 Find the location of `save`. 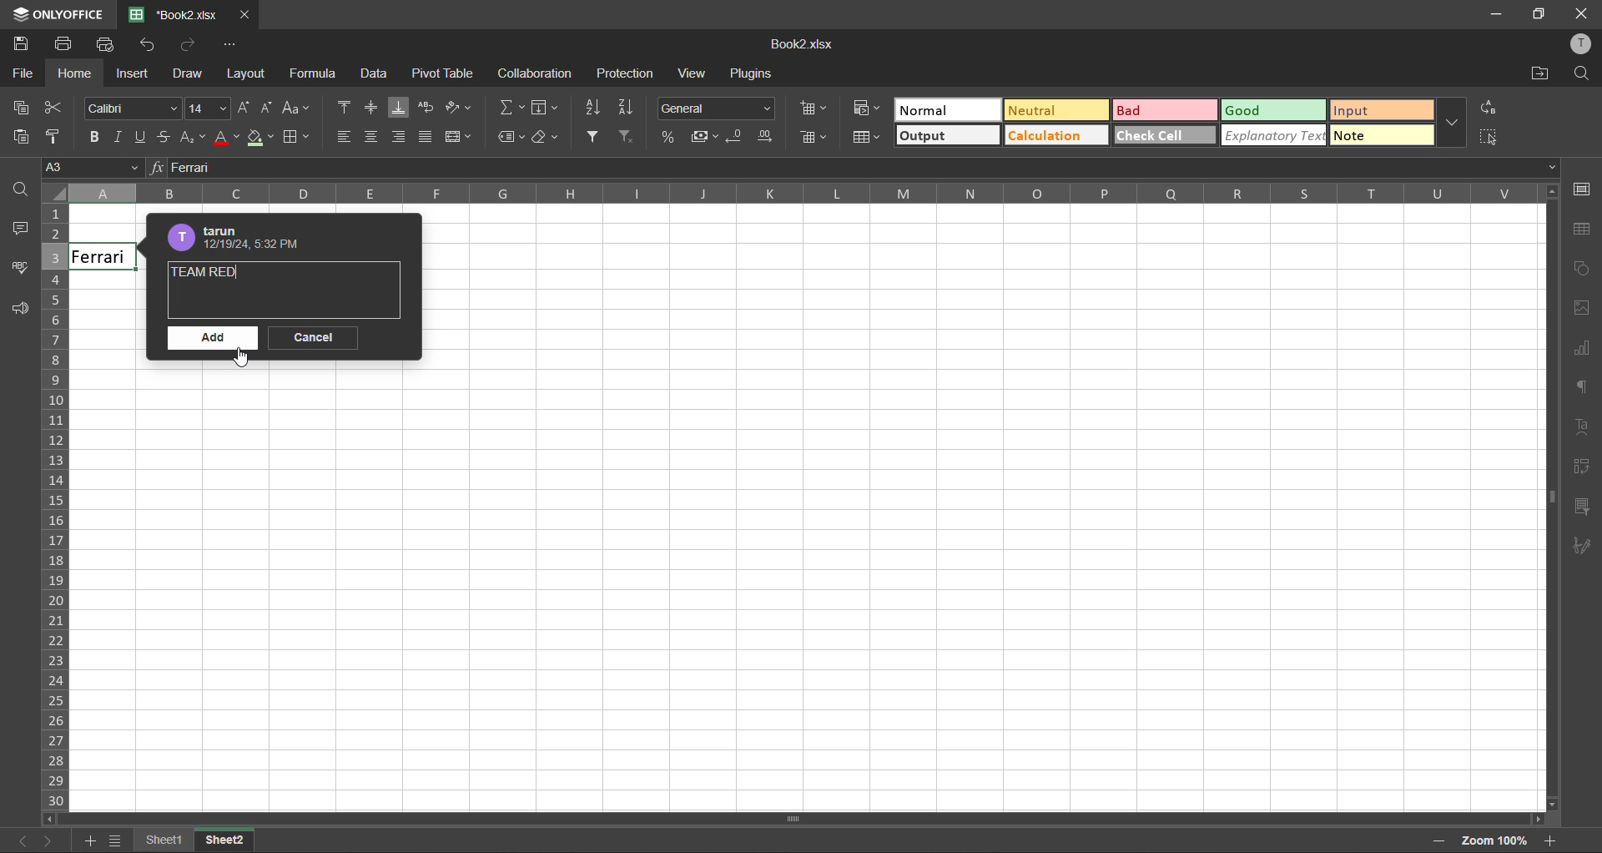

save is located at coordinates (21, 44).